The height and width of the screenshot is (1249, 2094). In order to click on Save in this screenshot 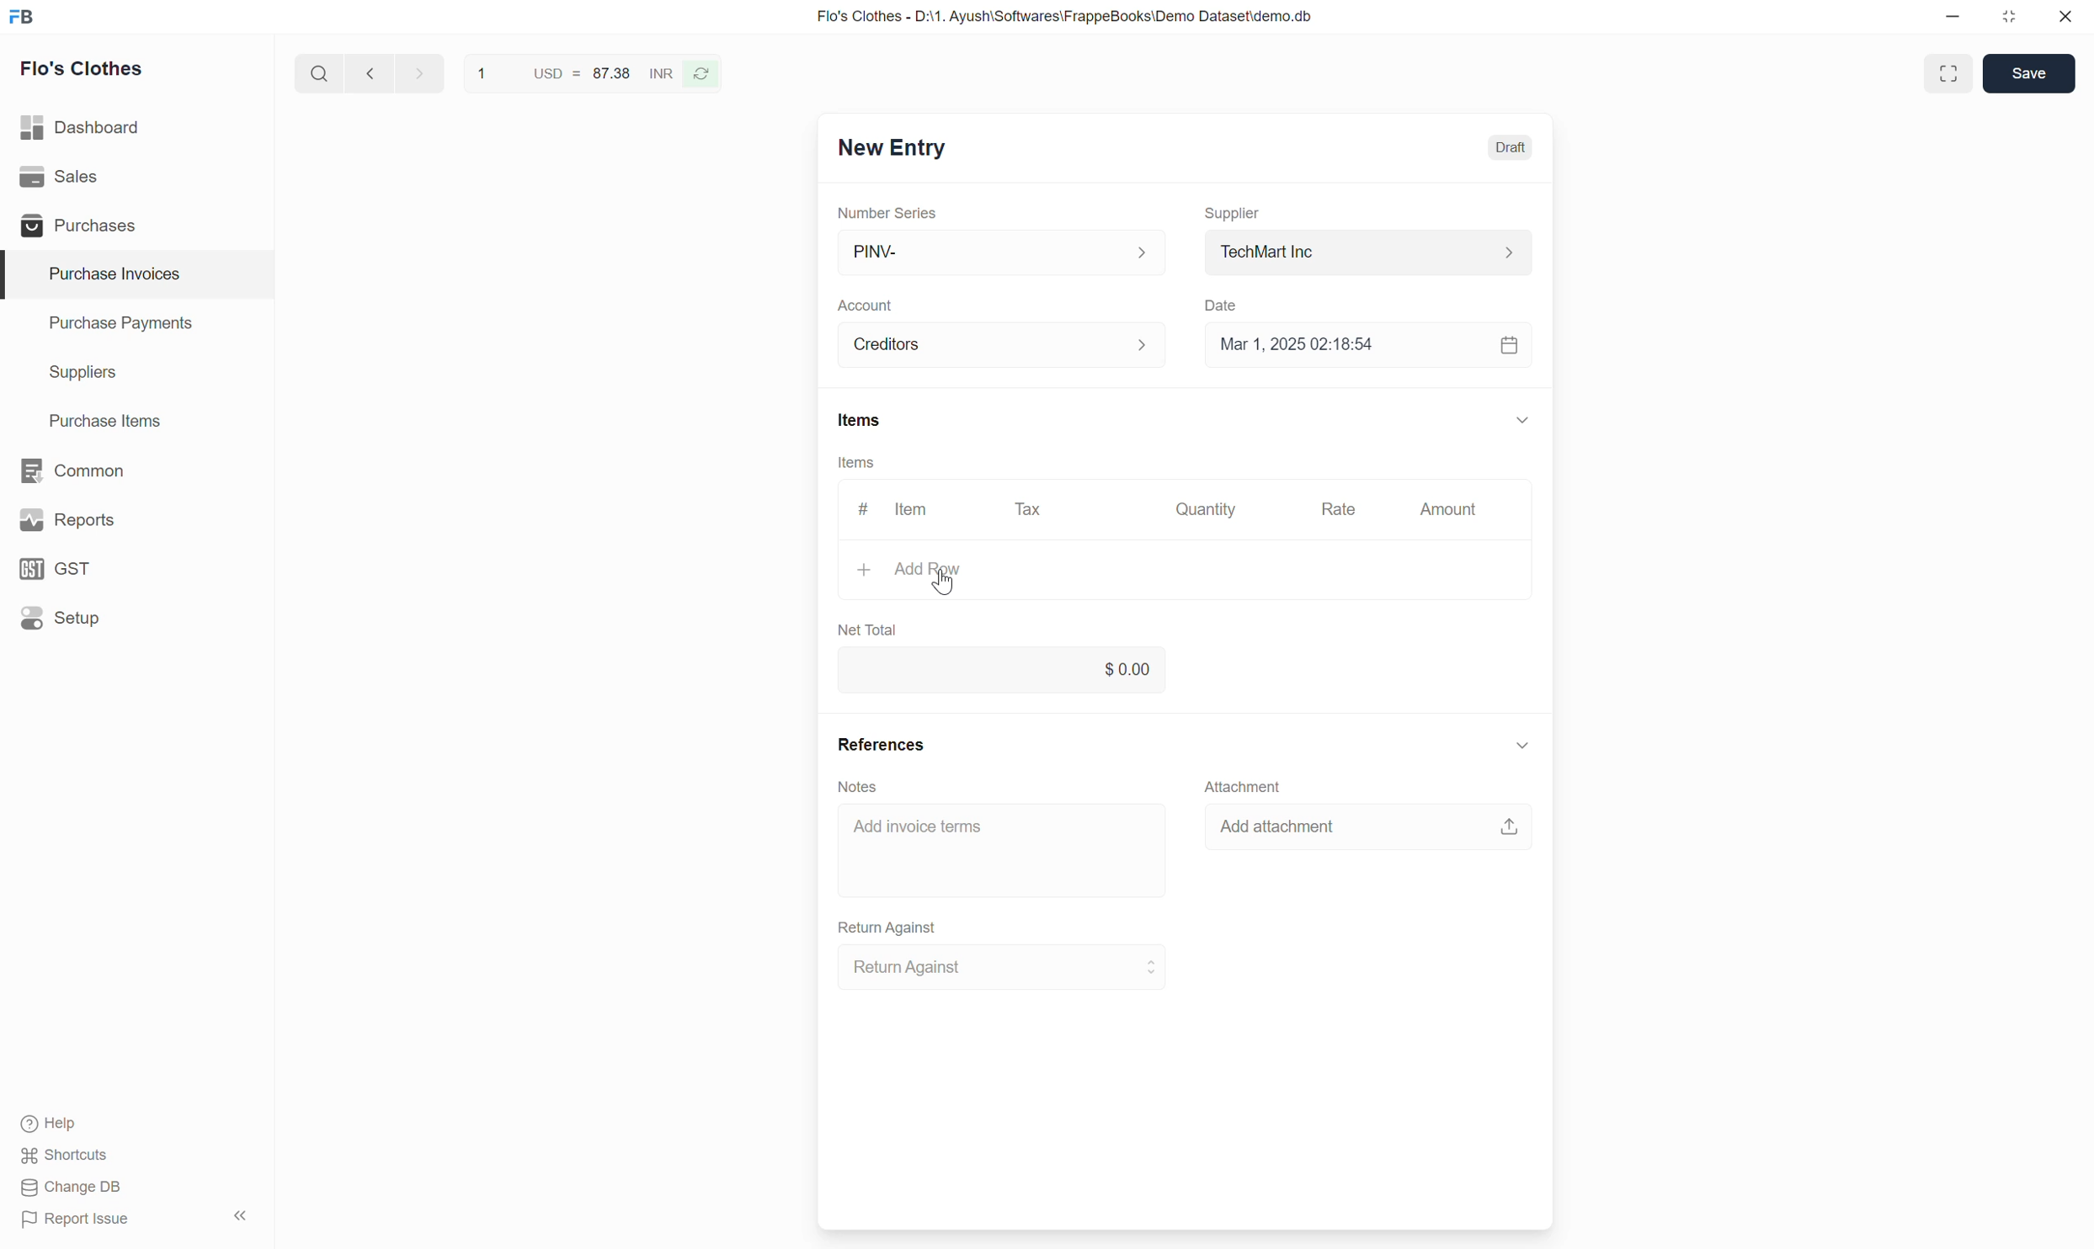, I will do `click(2028, 73)`.